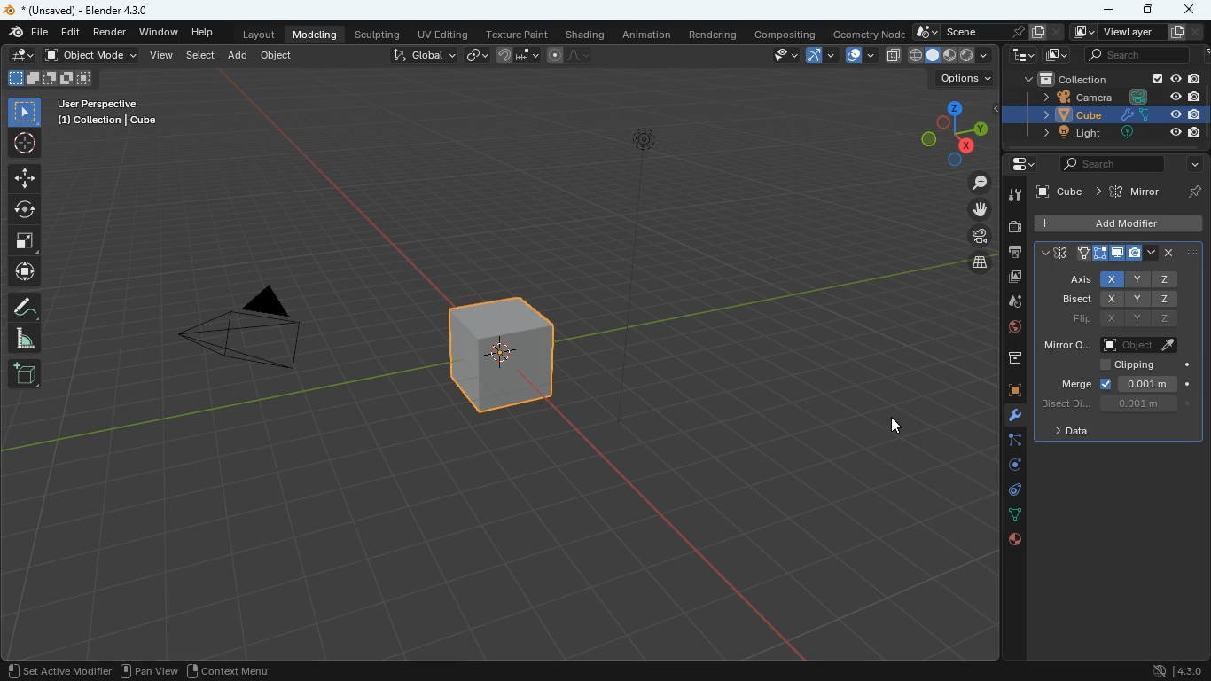 This screenshot has width=1211, height=681. What do you see at coordinates (24, 374) in the screenshot?
I see `add` at bounding box center [24, 374].